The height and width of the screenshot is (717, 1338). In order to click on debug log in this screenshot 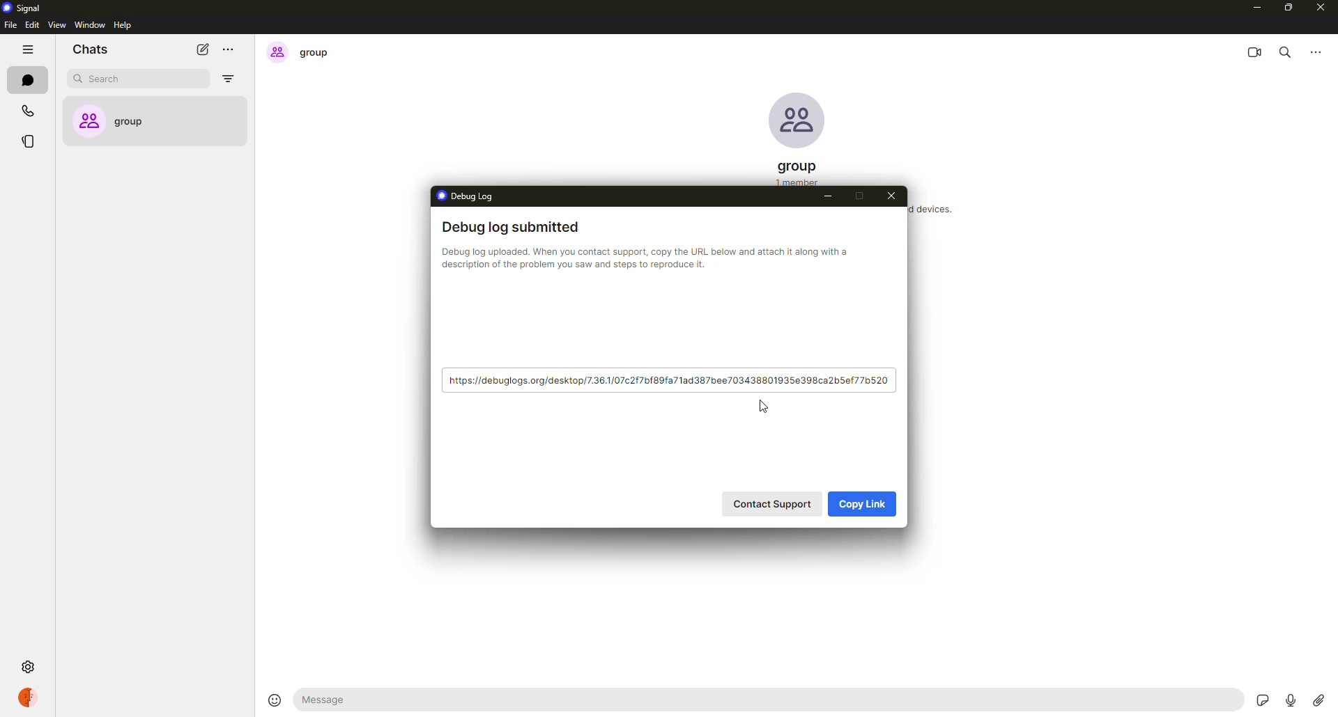, I will do `click(466, 195)`.